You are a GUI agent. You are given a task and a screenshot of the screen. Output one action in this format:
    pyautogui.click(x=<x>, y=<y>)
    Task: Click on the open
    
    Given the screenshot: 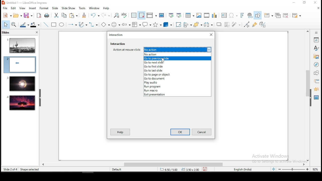 What is the action you would take?
    pyautogui.click(x=17, y=16)
    